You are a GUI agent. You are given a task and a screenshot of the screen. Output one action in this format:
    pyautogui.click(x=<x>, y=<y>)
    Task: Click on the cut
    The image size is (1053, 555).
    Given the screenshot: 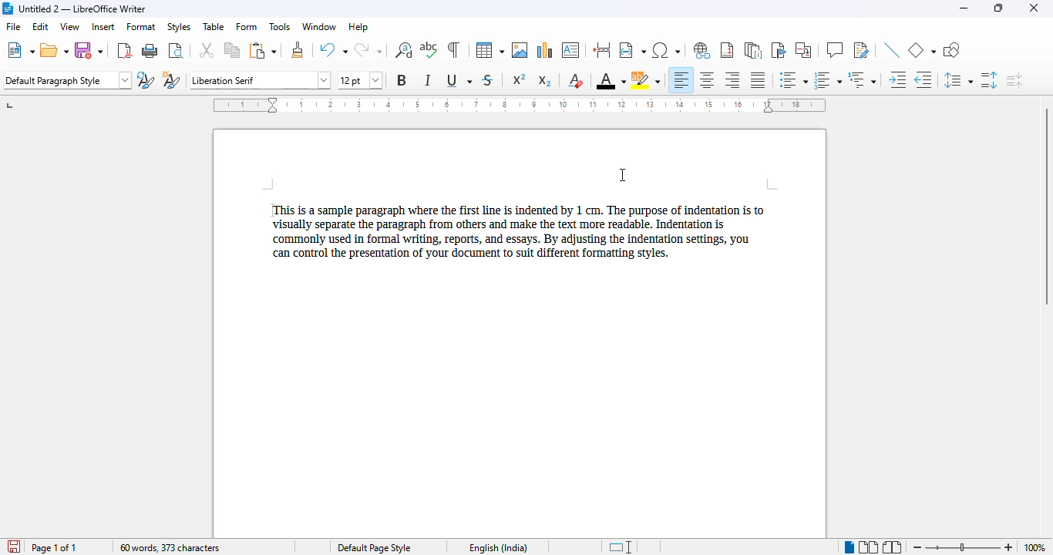 What is the action you would take?
    pyautogui.click(x=206, y=50)
    